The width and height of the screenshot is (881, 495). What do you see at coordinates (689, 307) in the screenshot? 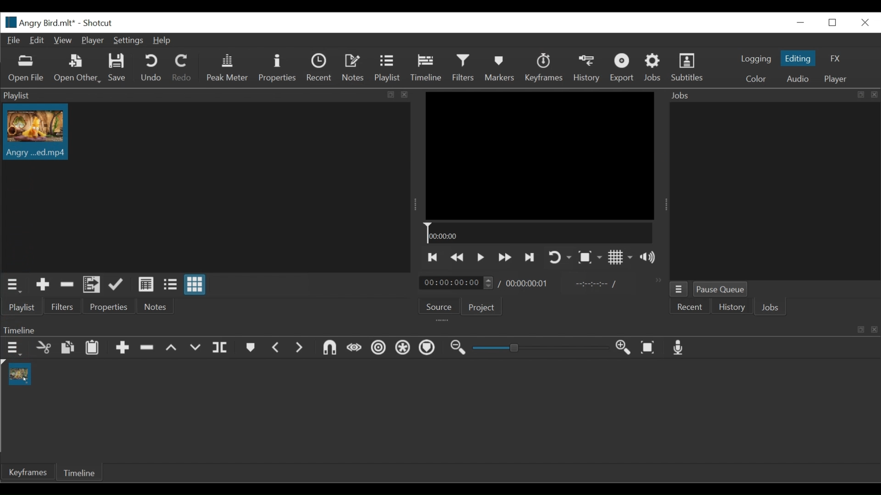
I see `Recent` at bounding box center [689, 307].